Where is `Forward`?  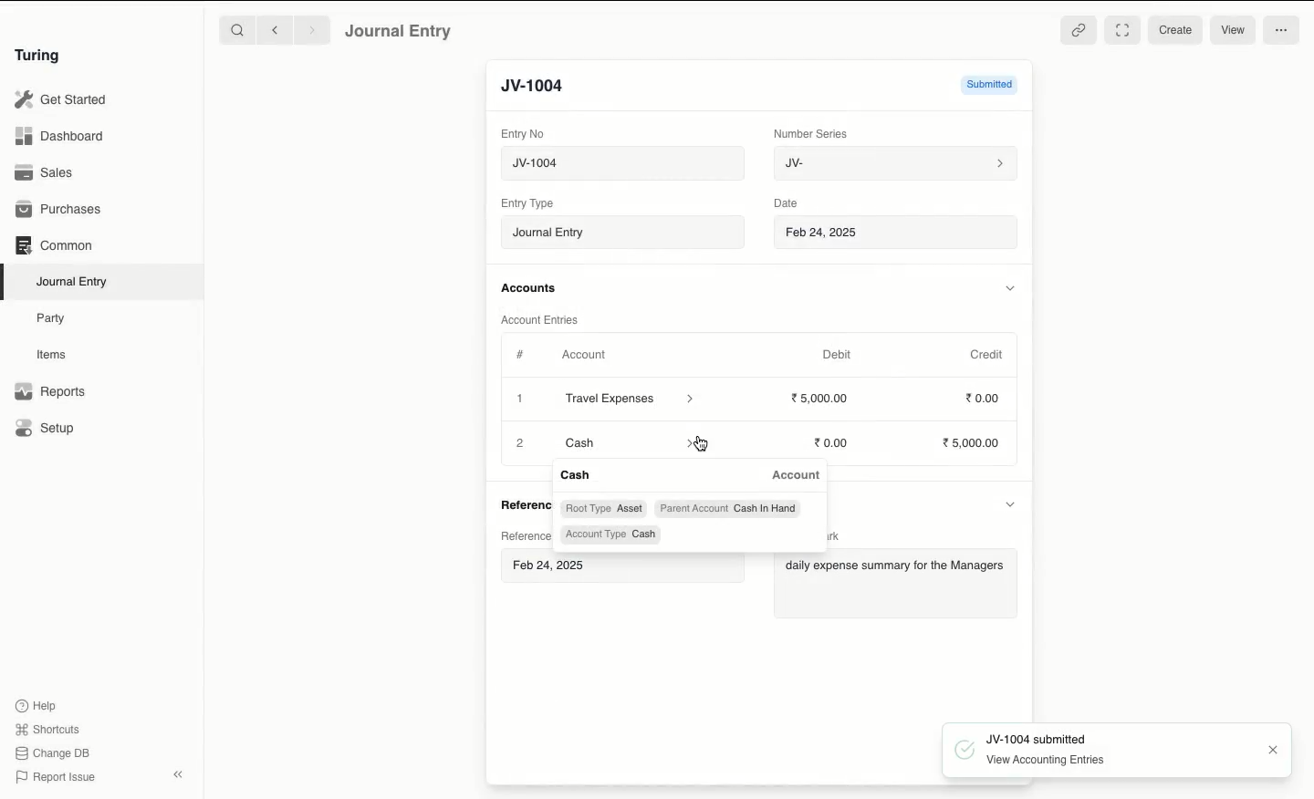
Forward is located at coordinates (313, 29).